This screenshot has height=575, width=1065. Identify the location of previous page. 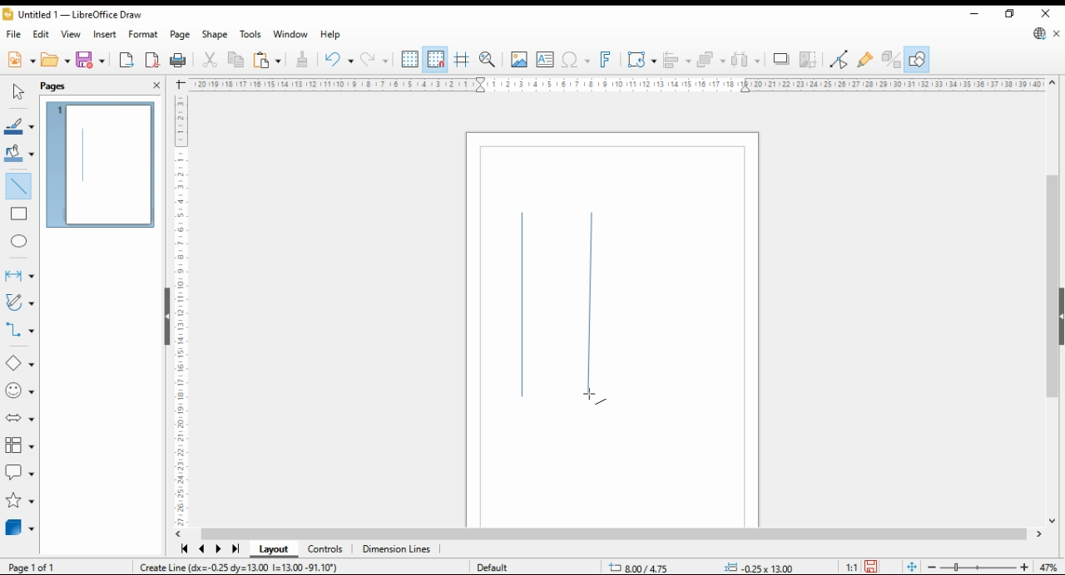
(203, 550).